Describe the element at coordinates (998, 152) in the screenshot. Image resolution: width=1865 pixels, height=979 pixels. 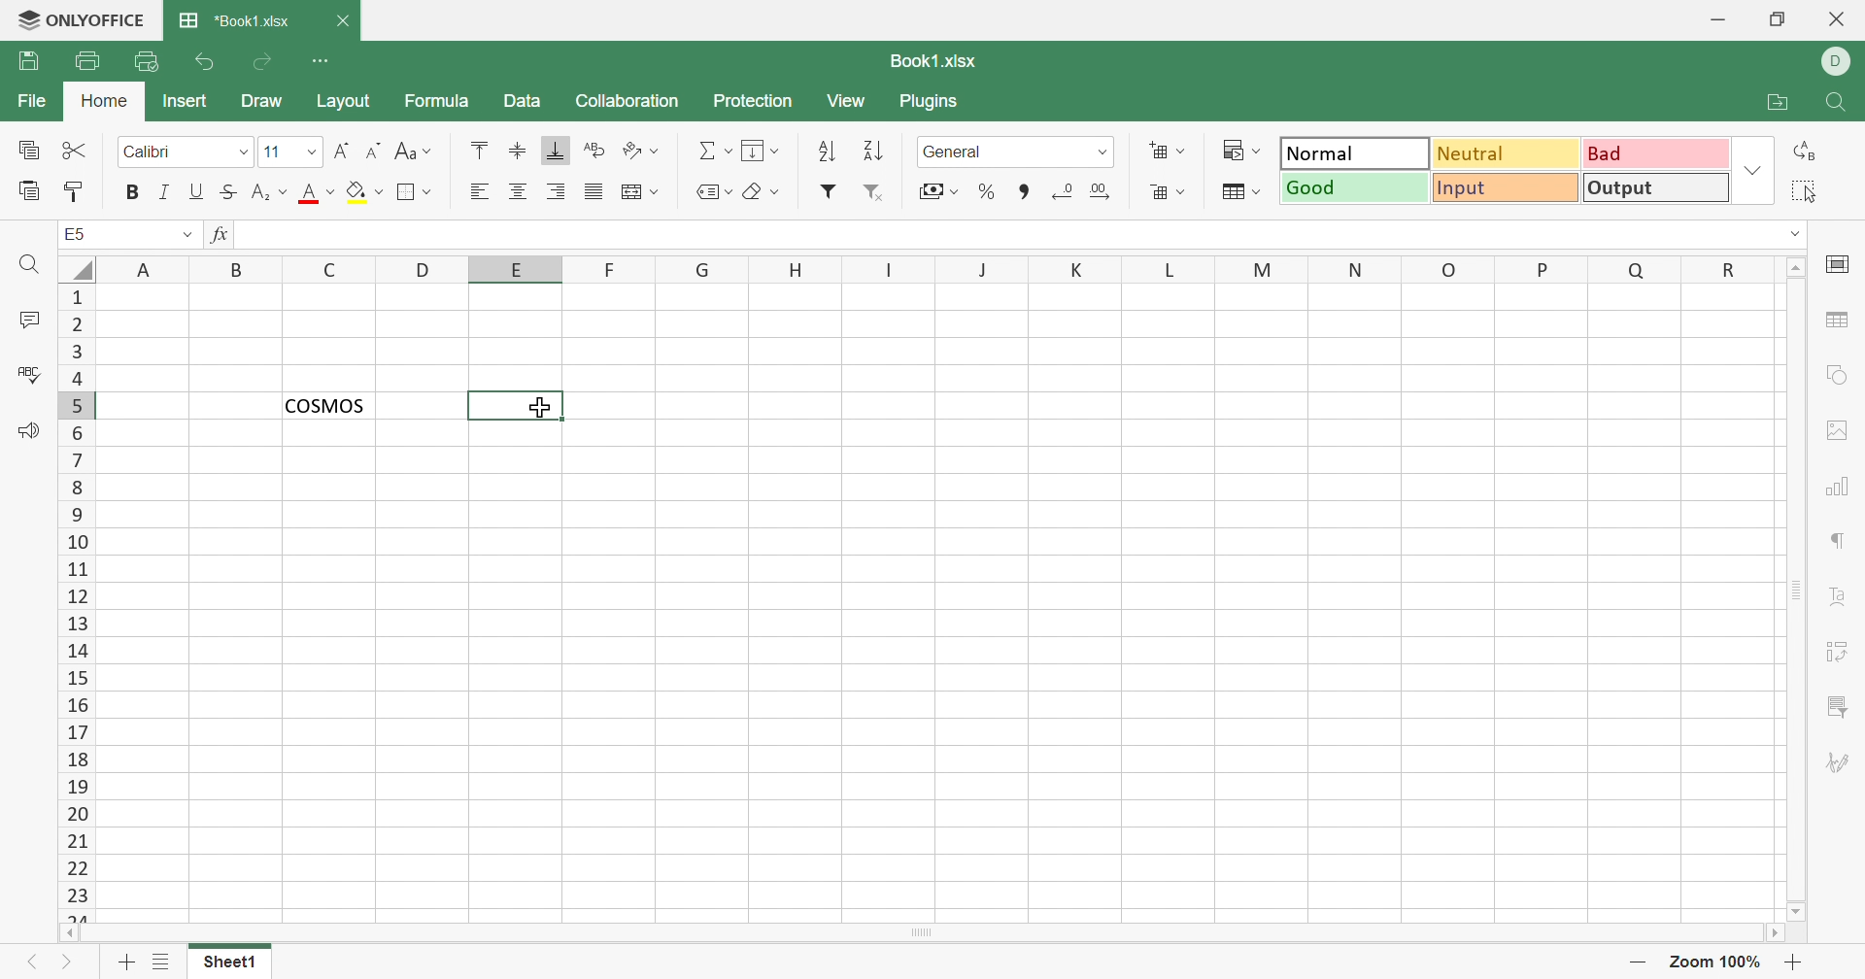
I see `General` at that location.